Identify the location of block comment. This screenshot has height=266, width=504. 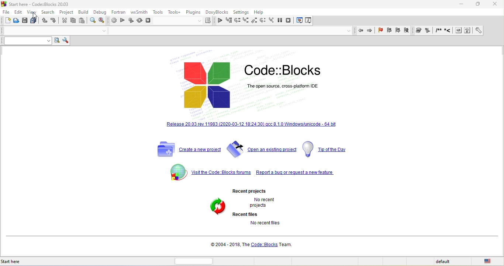
(439, 31).